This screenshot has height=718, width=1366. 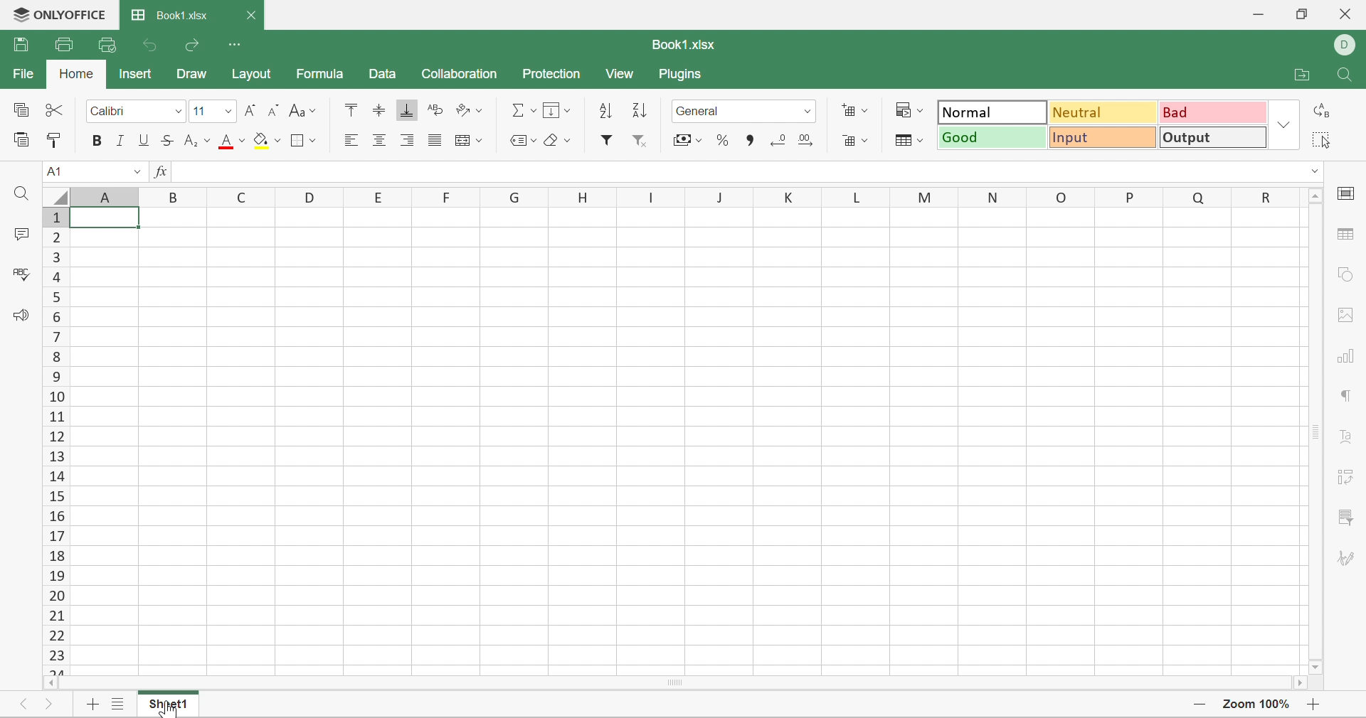 What do you see at coordinates (194, 48) in the screenshot?
I see `Redo` at bounding box center [194, 48].